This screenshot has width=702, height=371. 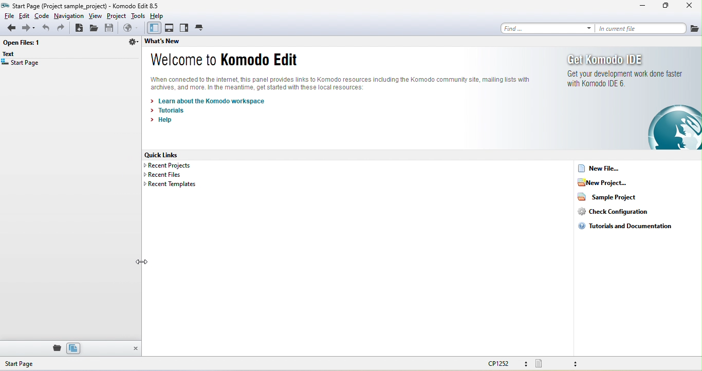 What do you see at coordinates (79, 28) in the screenshot?
I see `new` at bounding box center [79, 28].